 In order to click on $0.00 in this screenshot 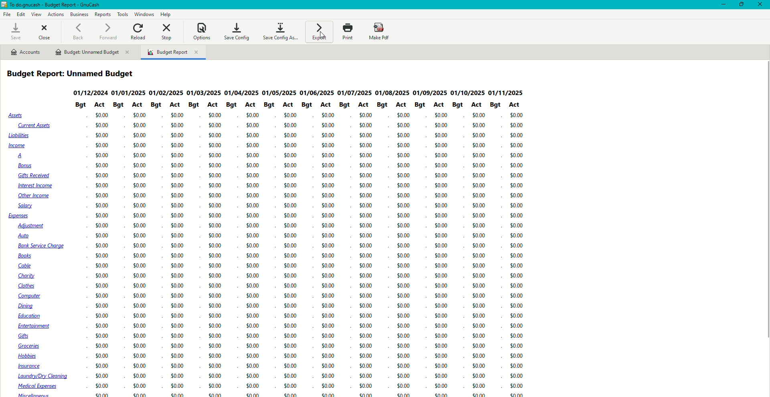, I will do `click(291, 306)`.